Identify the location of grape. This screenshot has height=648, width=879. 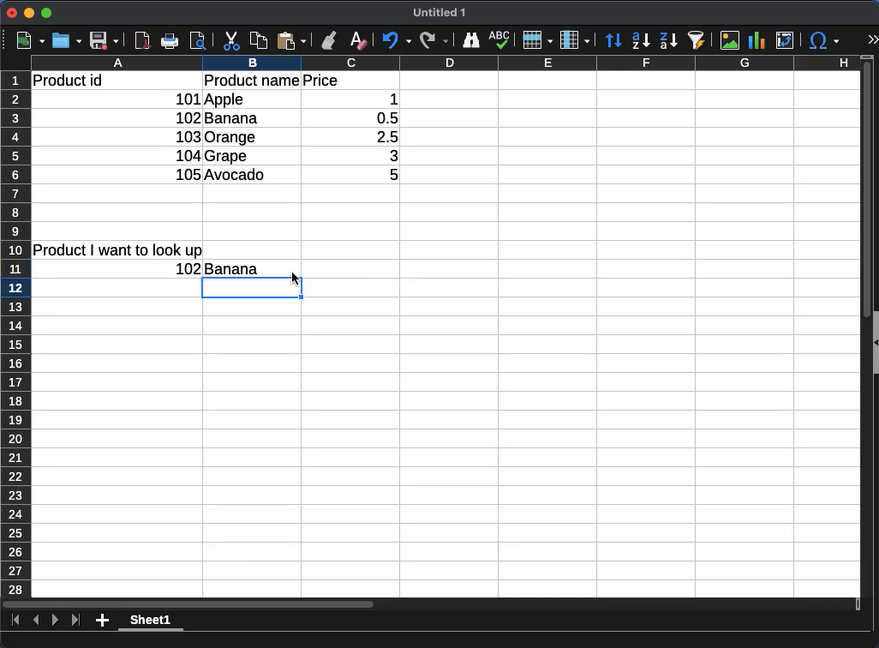
(227, 157).